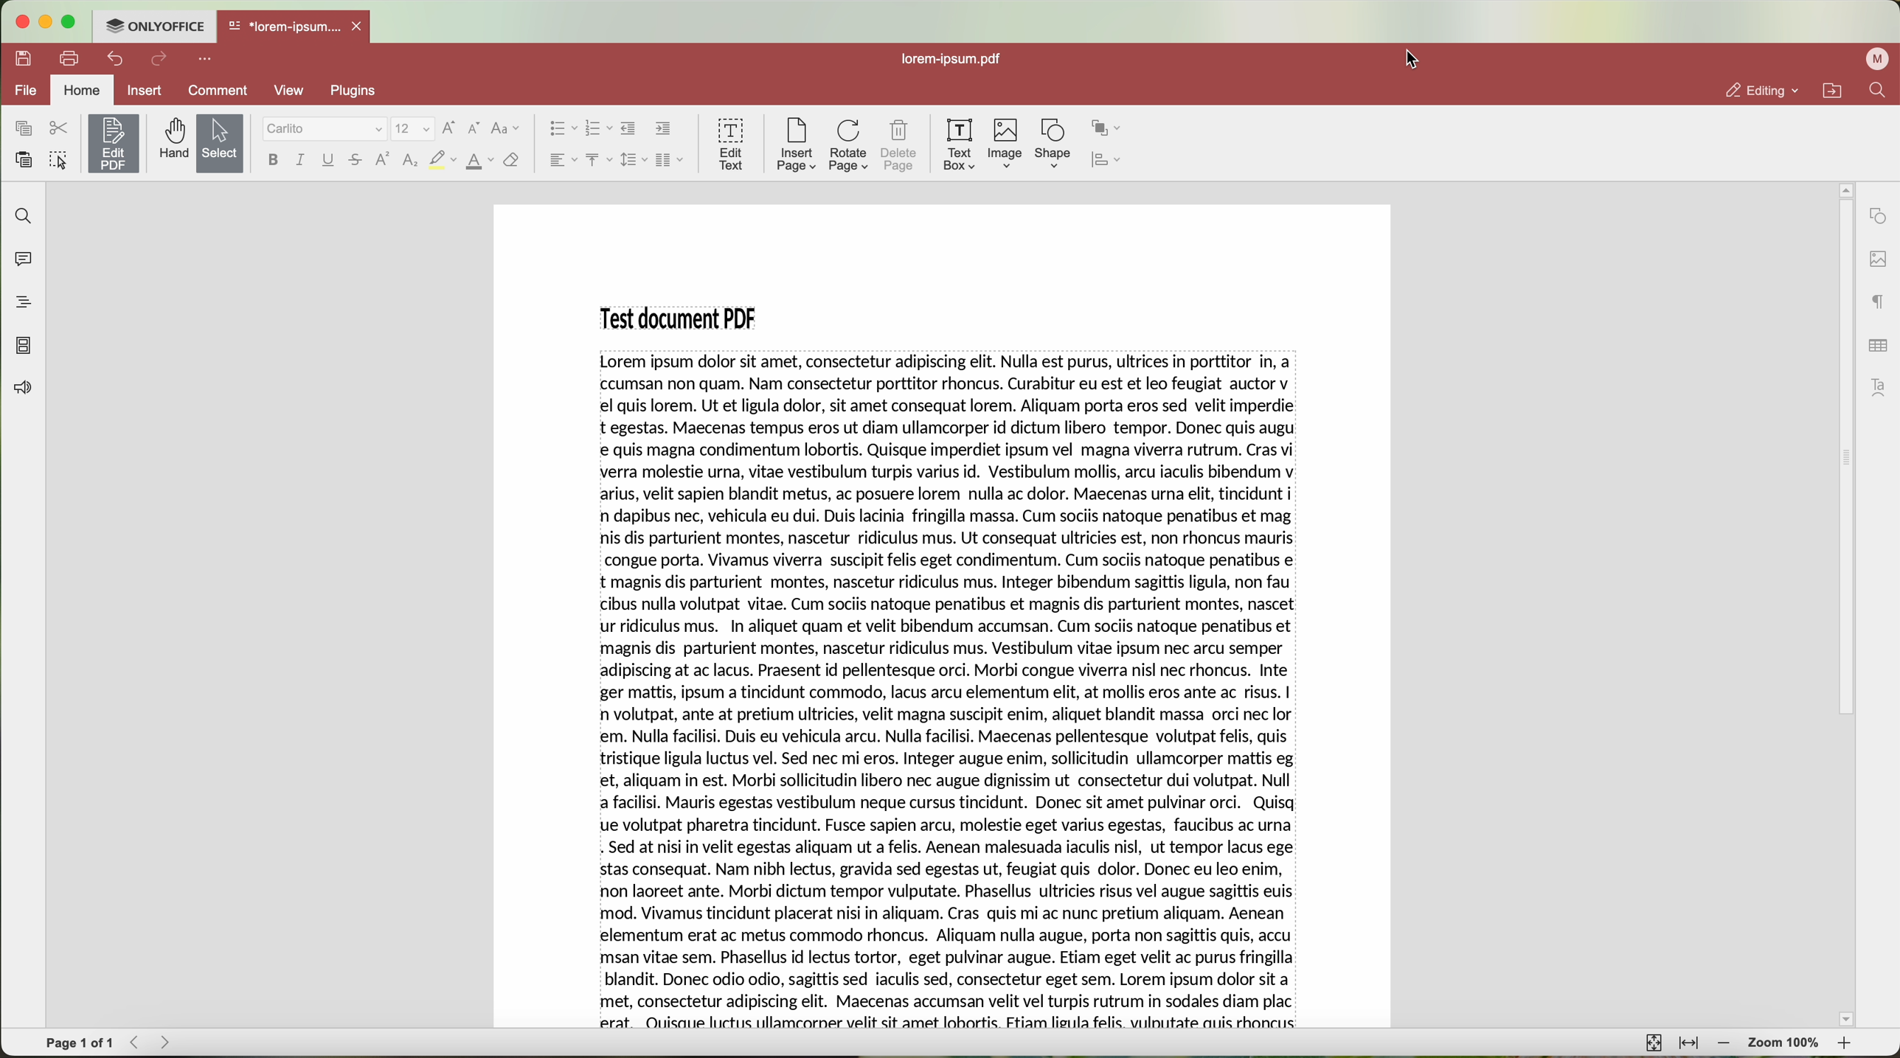  Describe the element at coordinates (111, 143) in the screenshot. I see `edit PDF` at that location.